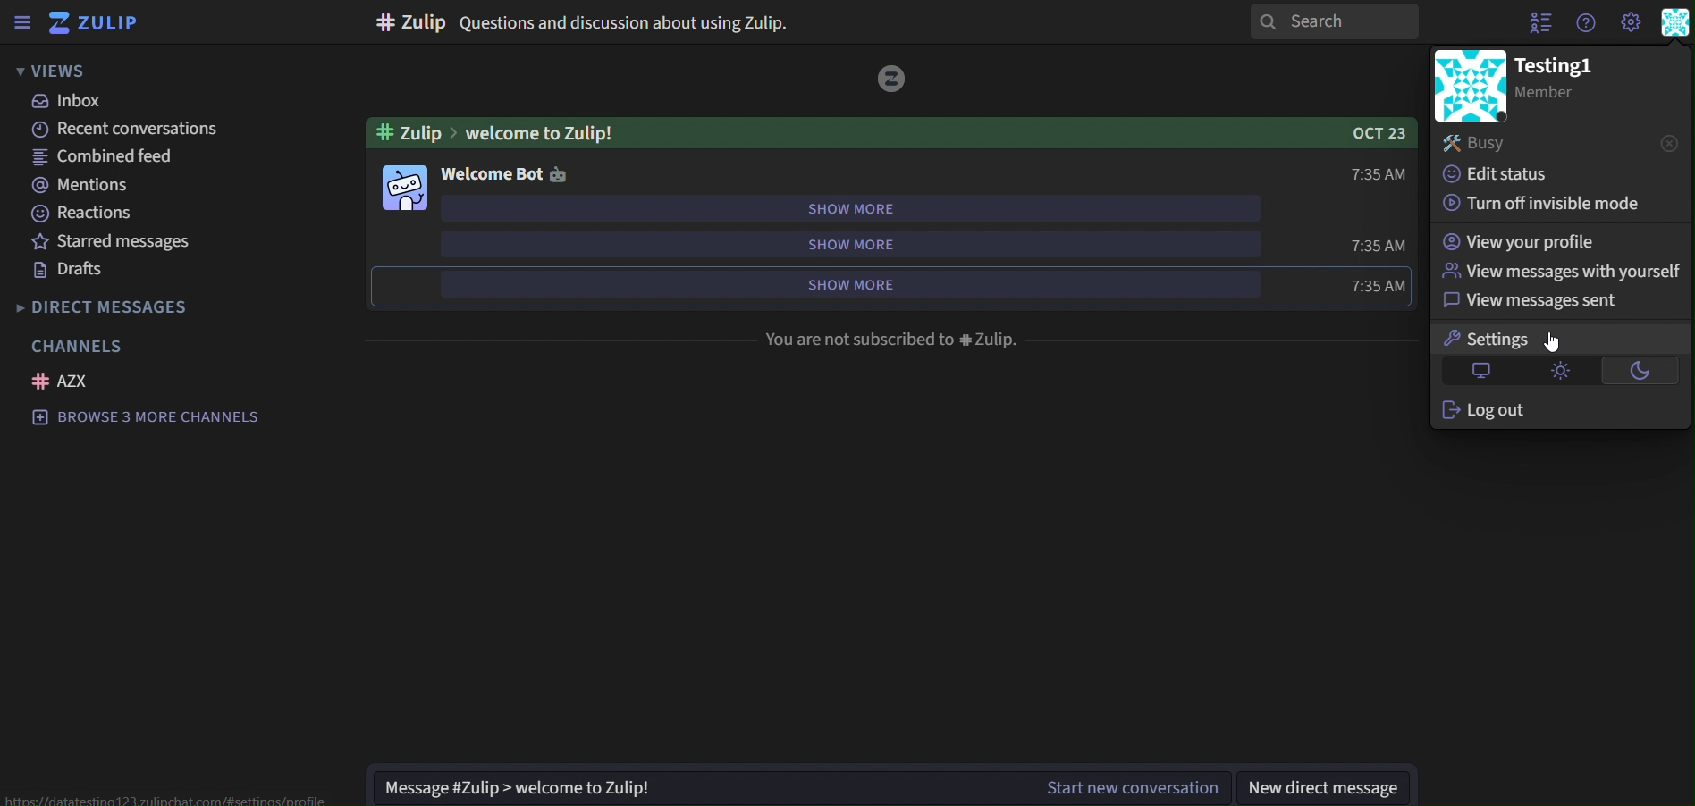 This screenshot has width=1695, height=806. I want to click on 7:35, so click(1379, 172).